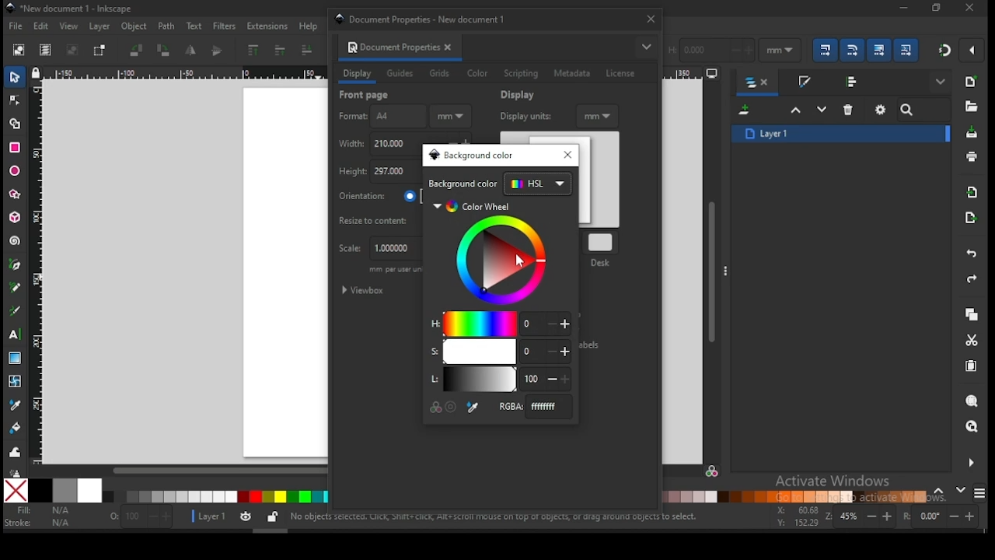  What do you see at coordinates (194, 26) in the screenshot?
I see `text` at bounding box center [194, 26].